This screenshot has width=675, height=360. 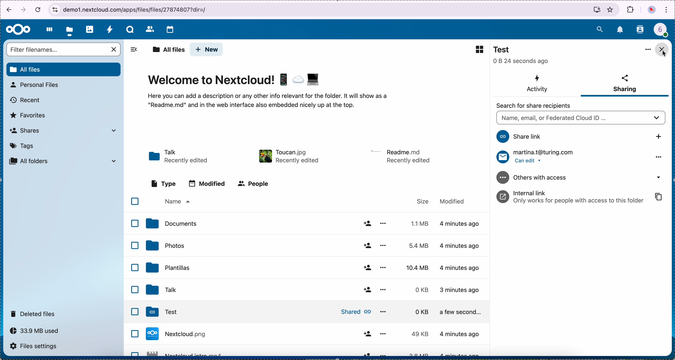 What do you see at coordinates (580, 197) in the screenshot?
I see `internal link` at bounding box center [580, 197].